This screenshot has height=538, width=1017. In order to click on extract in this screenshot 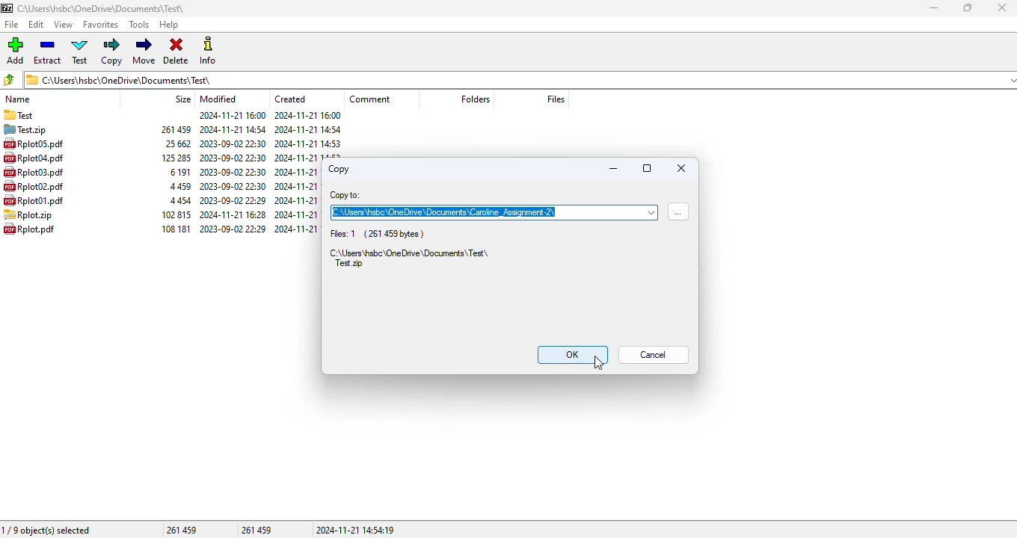, I will do `click(48, 52)`.